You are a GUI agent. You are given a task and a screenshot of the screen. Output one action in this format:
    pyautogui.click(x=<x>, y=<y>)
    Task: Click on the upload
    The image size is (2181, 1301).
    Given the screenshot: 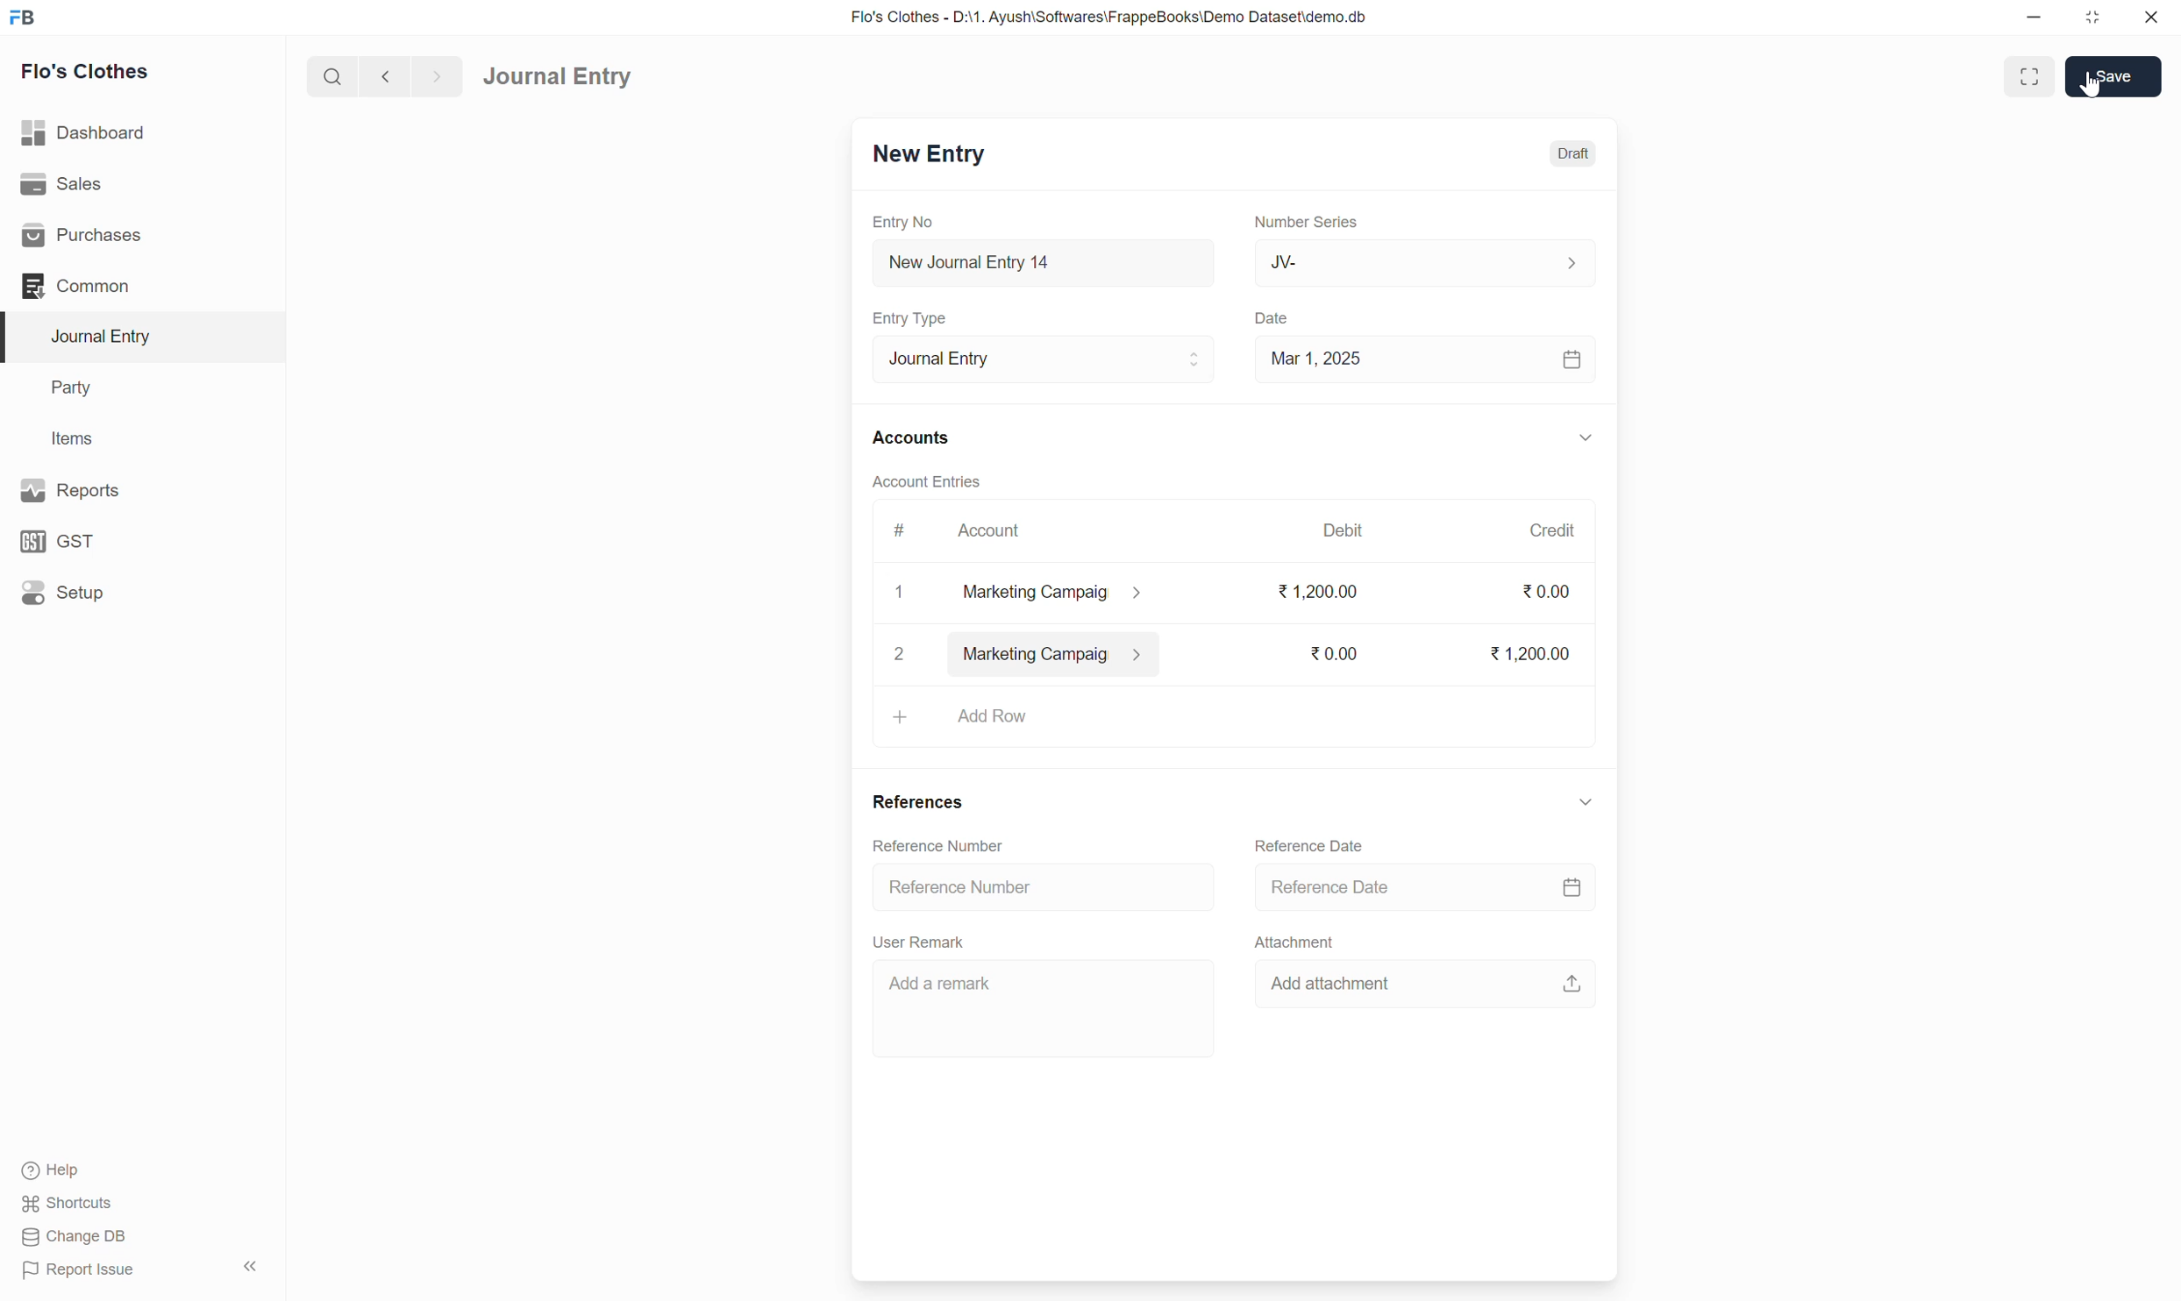 What is the action you would take?
    pyautogui.click(x=1568, y=983)
    